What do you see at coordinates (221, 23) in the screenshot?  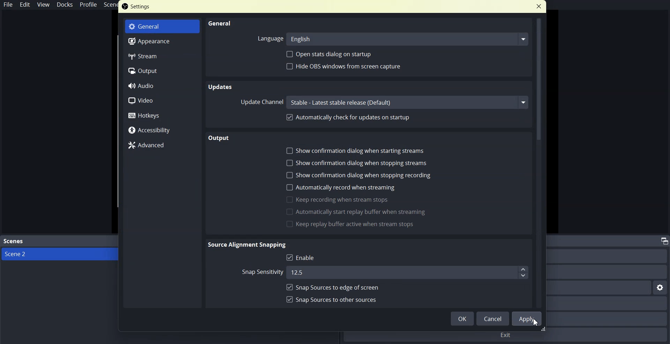 I see `General` at bounding box center [221, 23].